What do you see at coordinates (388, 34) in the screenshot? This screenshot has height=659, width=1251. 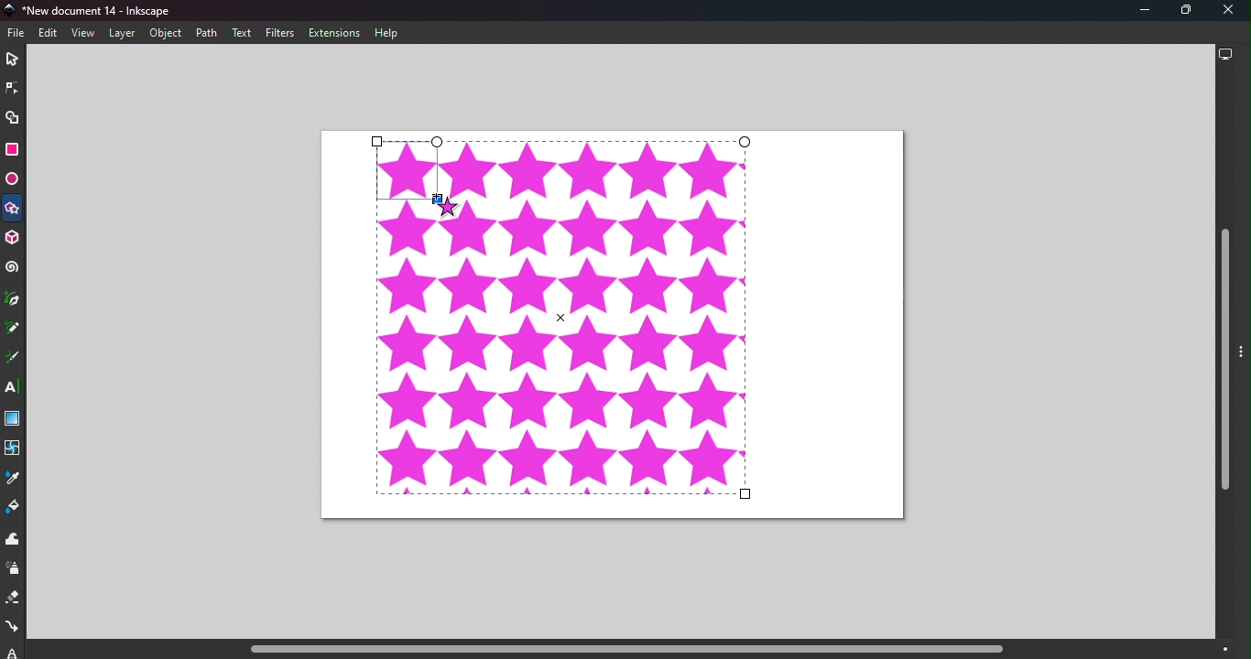 I see `Help` at bounding box center [388, 34].